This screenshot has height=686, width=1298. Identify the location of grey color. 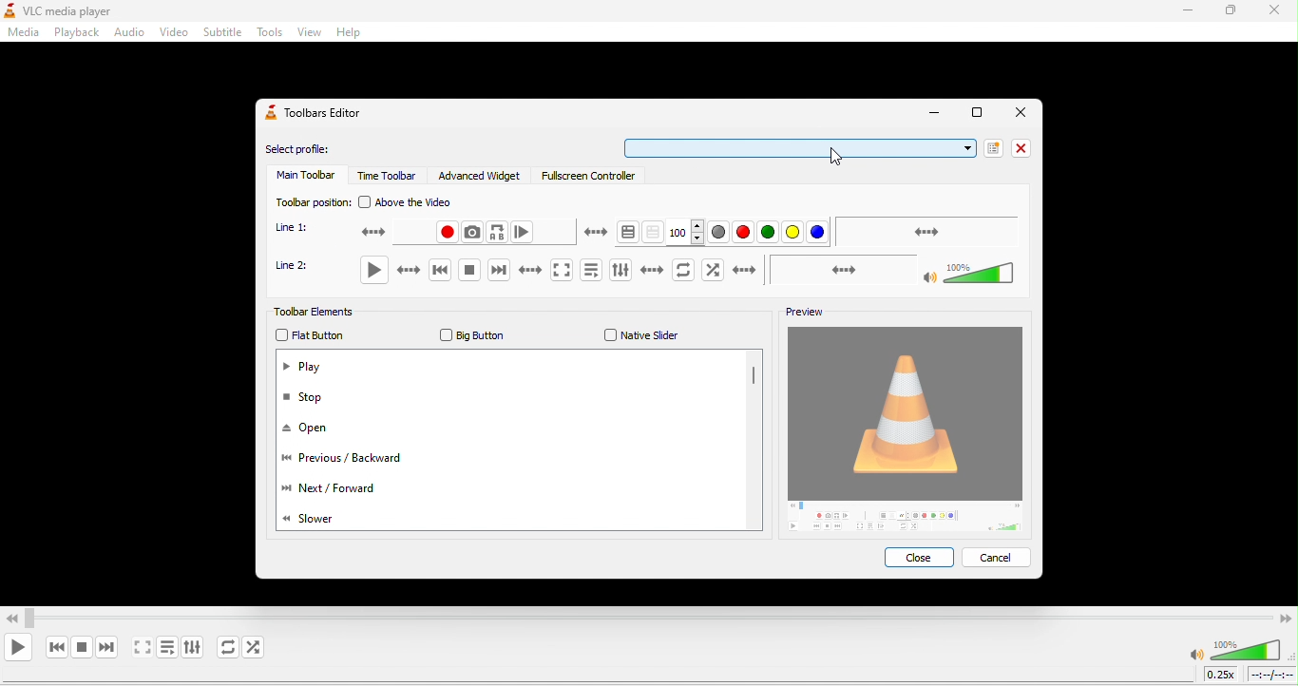
(717, 235).